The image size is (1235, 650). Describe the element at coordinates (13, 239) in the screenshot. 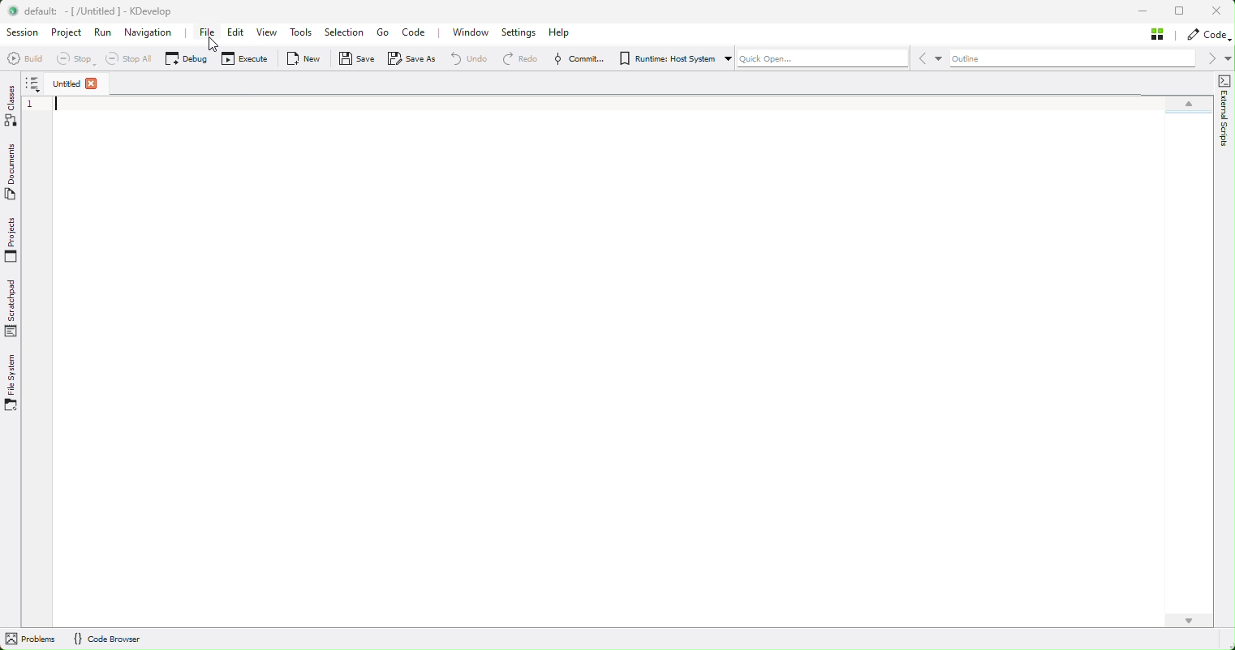

I see `Projects` at that location.